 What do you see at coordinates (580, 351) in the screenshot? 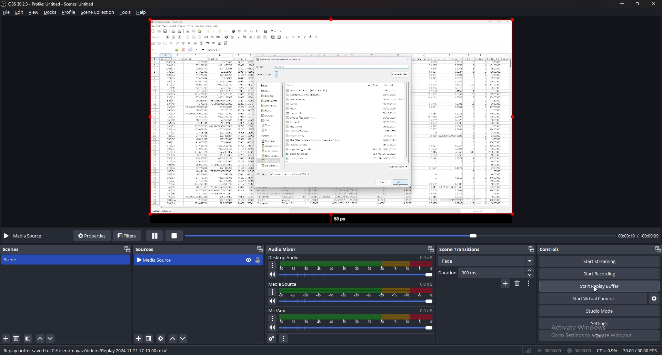
I see `00:00:00` at bounding box center [580, 351].